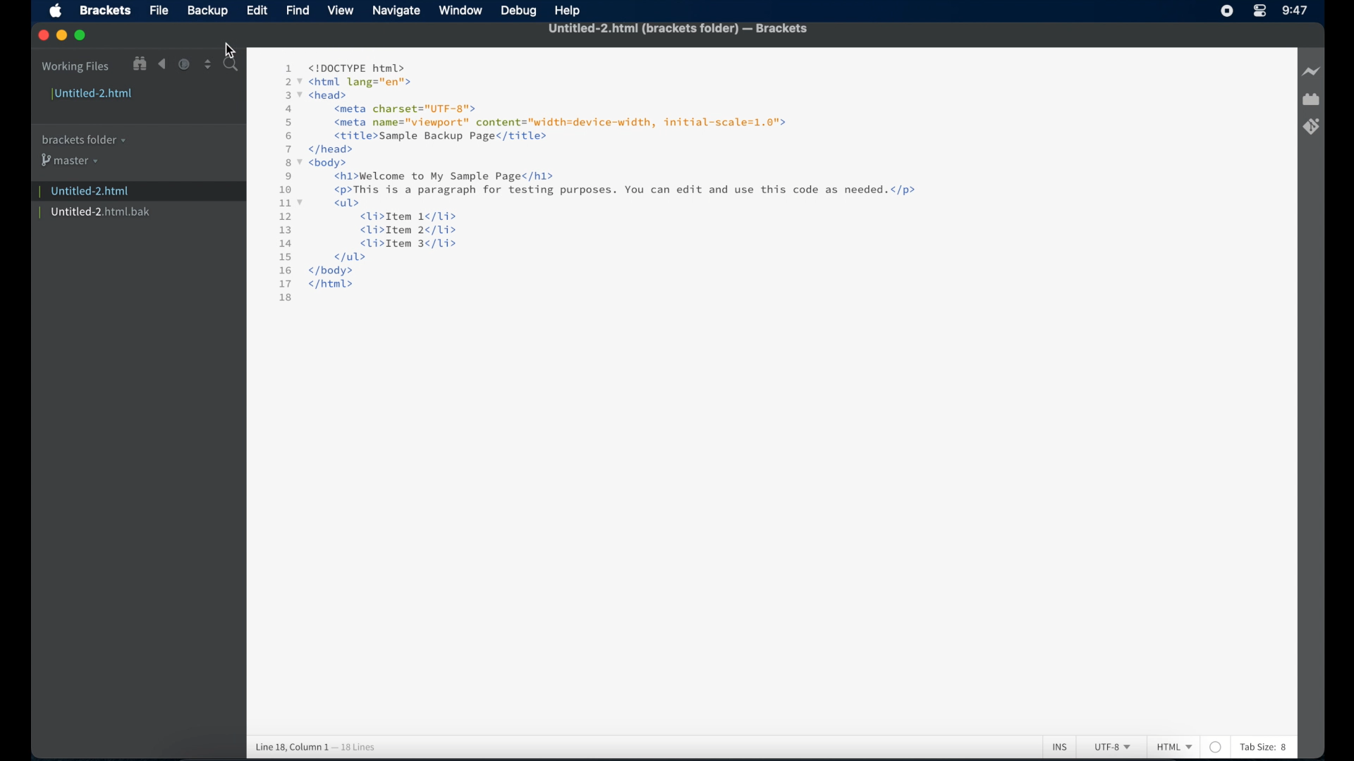  What do you see at coordinates (1113, 747) in the screenshot?
I see `utf-8` at bounding box center [1113, 747].